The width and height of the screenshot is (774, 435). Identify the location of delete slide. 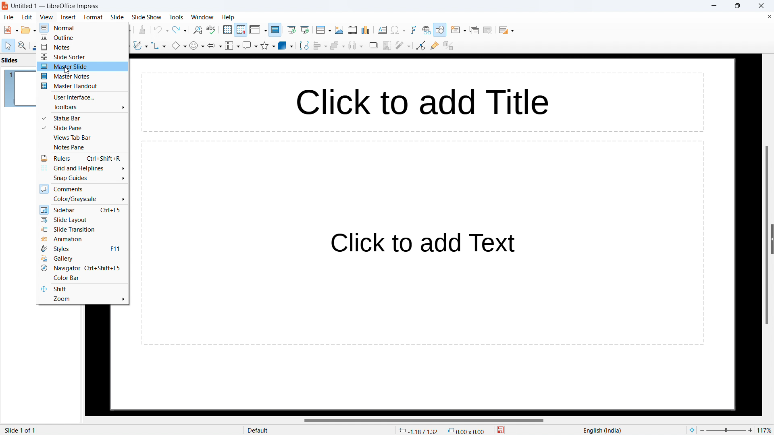
(488, 31).